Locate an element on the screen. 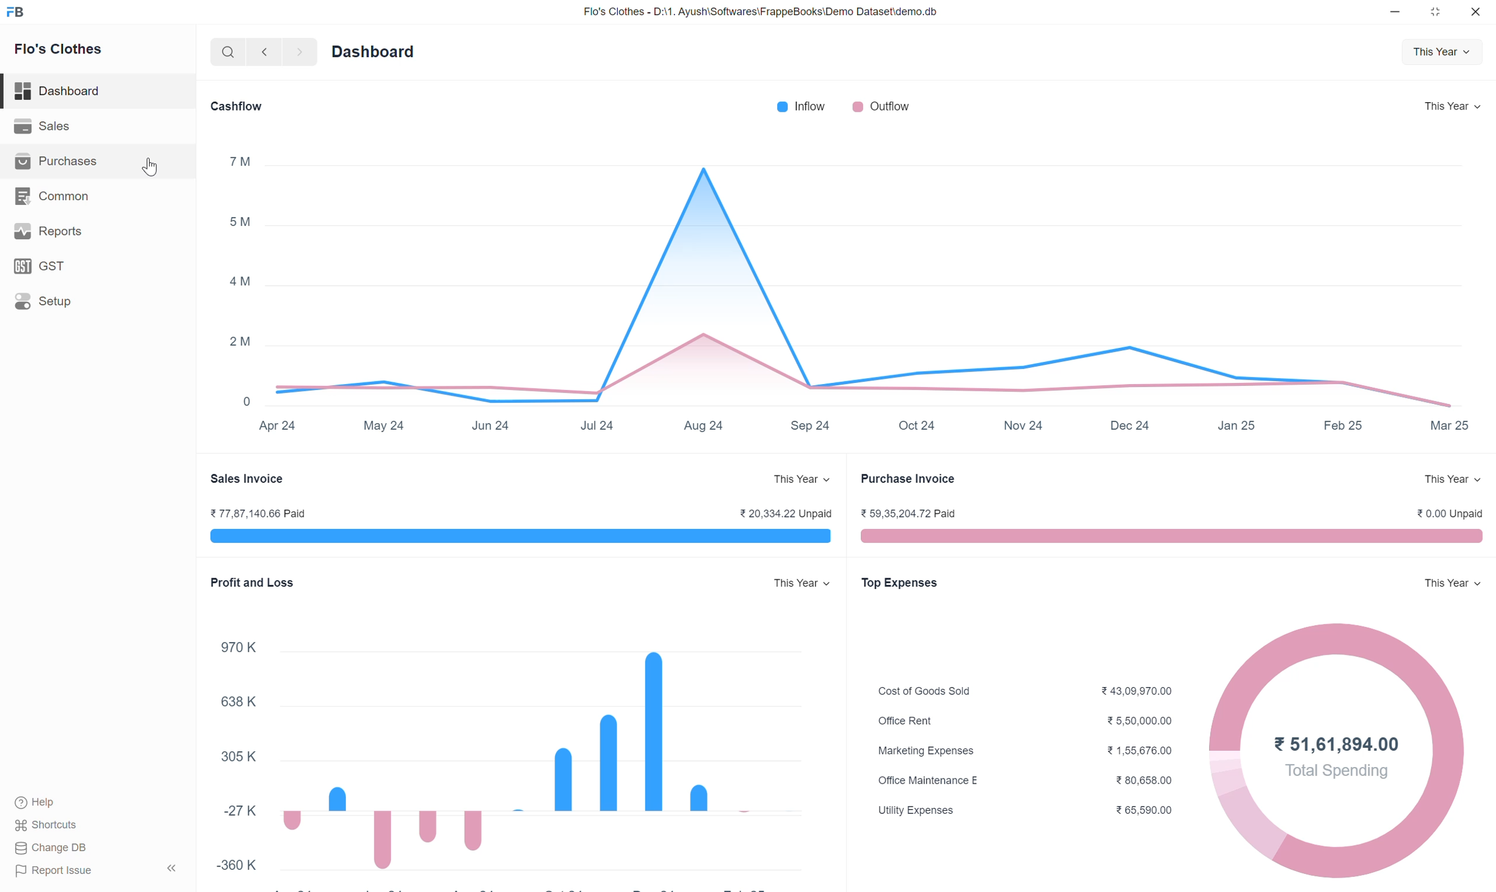 This screenshot has width=1496, height=892. graph is located at coordinates (873, 269).